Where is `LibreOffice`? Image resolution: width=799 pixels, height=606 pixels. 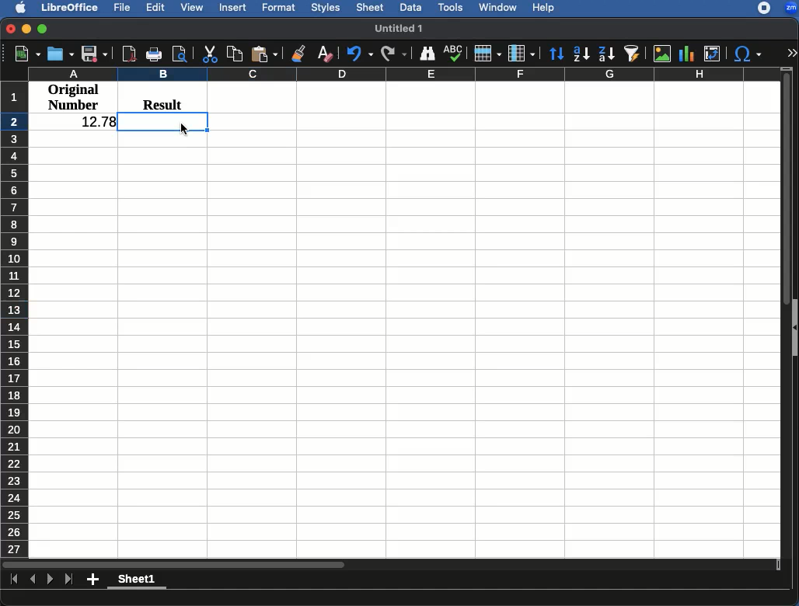
LibreOffice is located at coordinates (71, 8).